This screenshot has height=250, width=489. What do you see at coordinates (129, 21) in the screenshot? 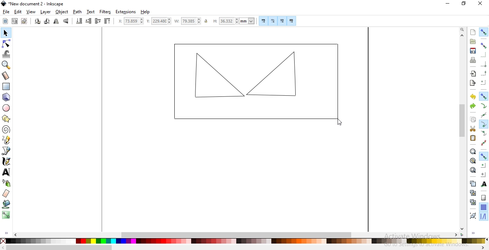
I see `horizontal coordinate of selection` at bounding box center [129, 21].